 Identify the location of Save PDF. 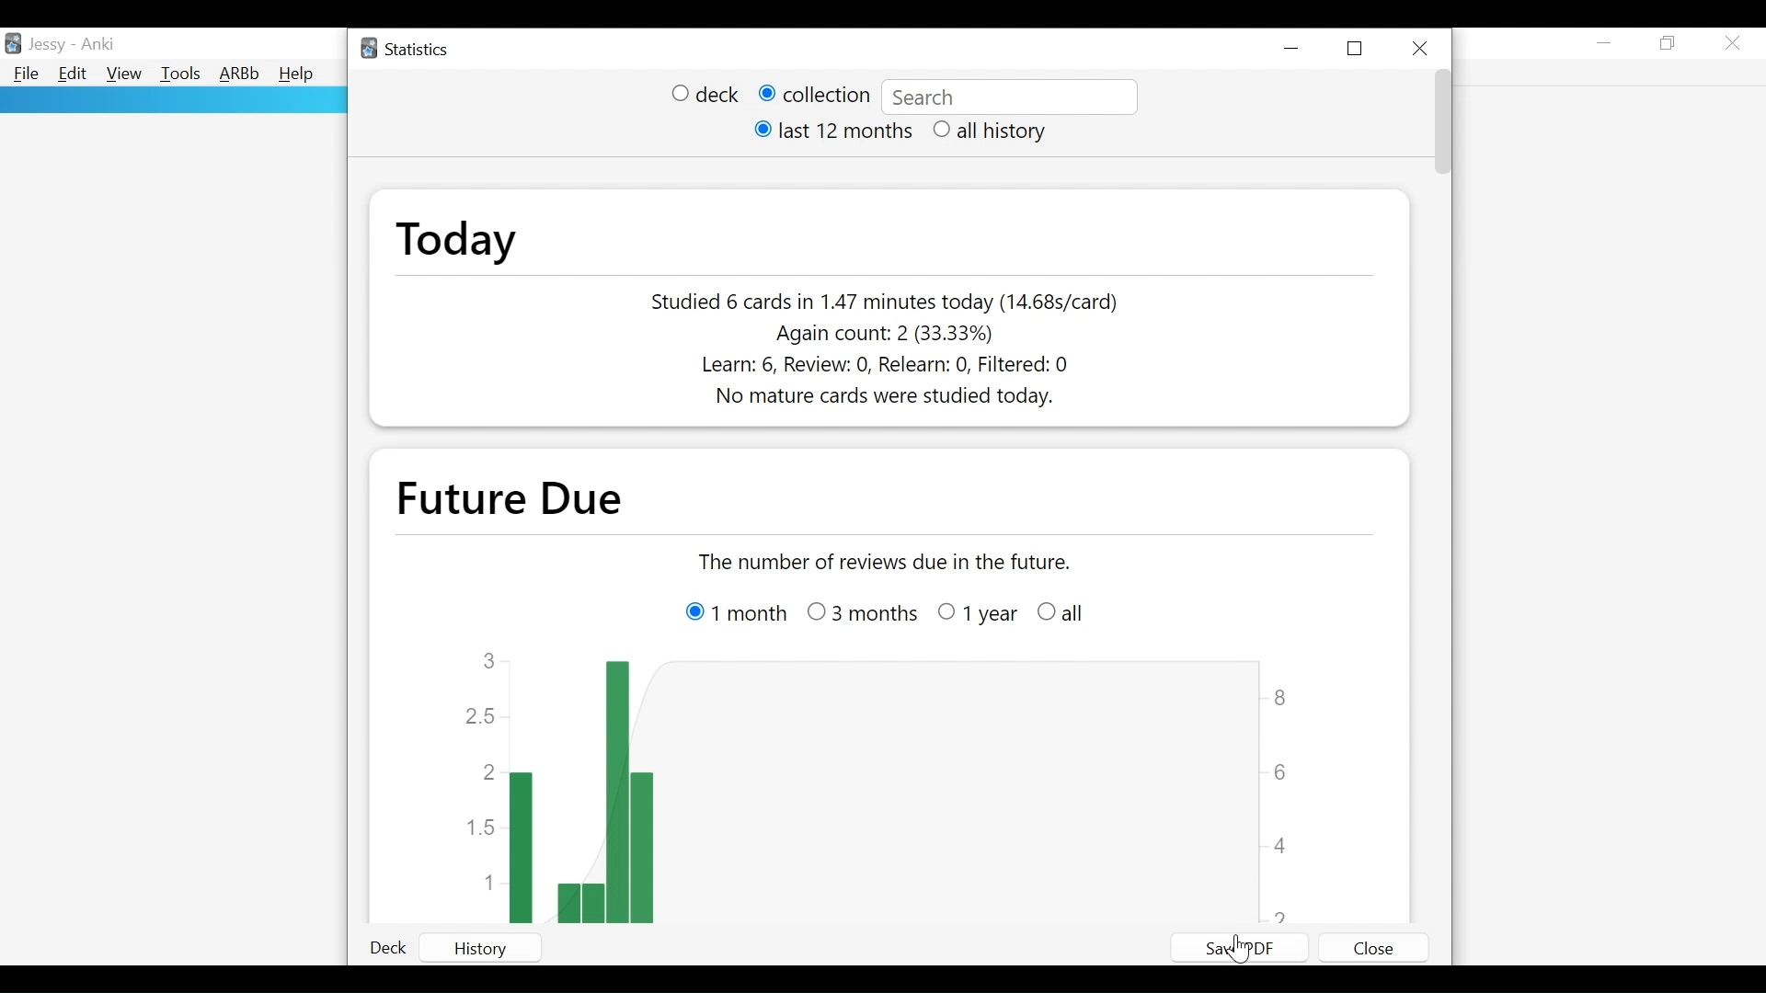
(1241, 946).